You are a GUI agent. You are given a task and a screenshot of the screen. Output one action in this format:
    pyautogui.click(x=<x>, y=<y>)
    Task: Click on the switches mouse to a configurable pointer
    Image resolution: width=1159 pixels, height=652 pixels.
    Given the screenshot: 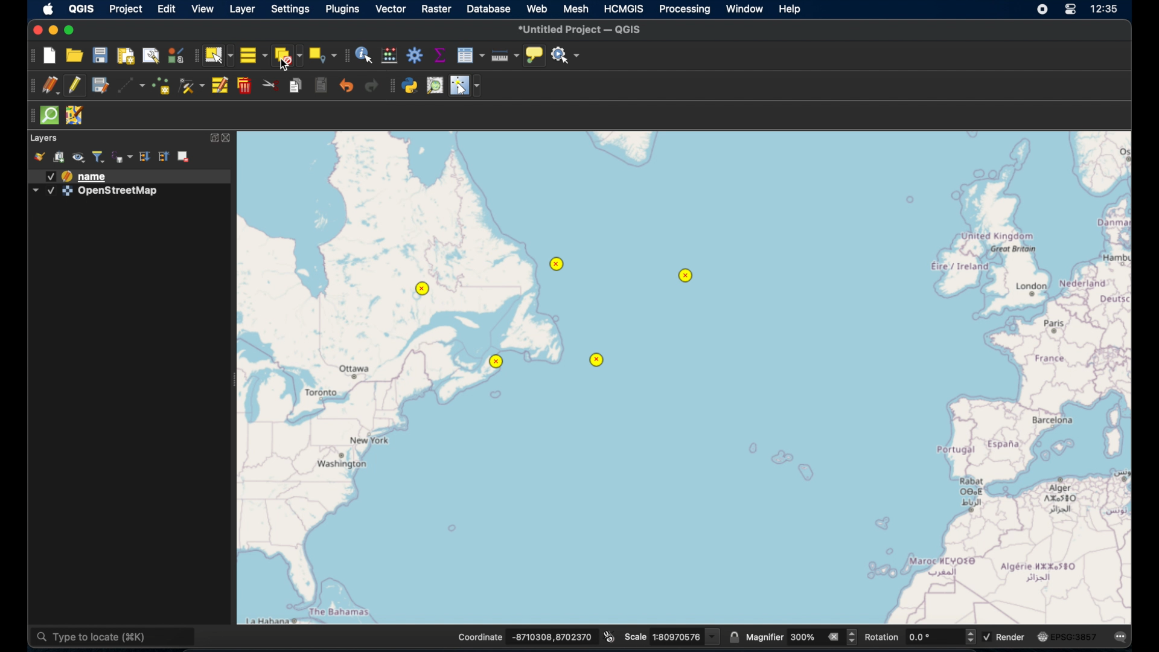 What is the action you would take?
    pyautogui.click(x=465, y=86)
    